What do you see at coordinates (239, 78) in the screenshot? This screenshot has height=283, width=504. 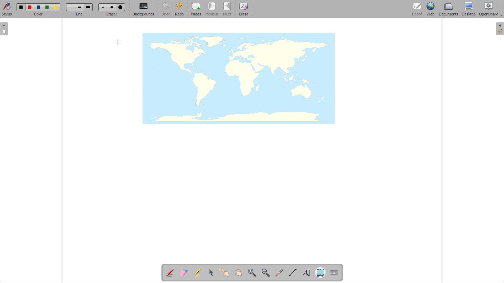 I see `image` at bounding box center [239, 78].